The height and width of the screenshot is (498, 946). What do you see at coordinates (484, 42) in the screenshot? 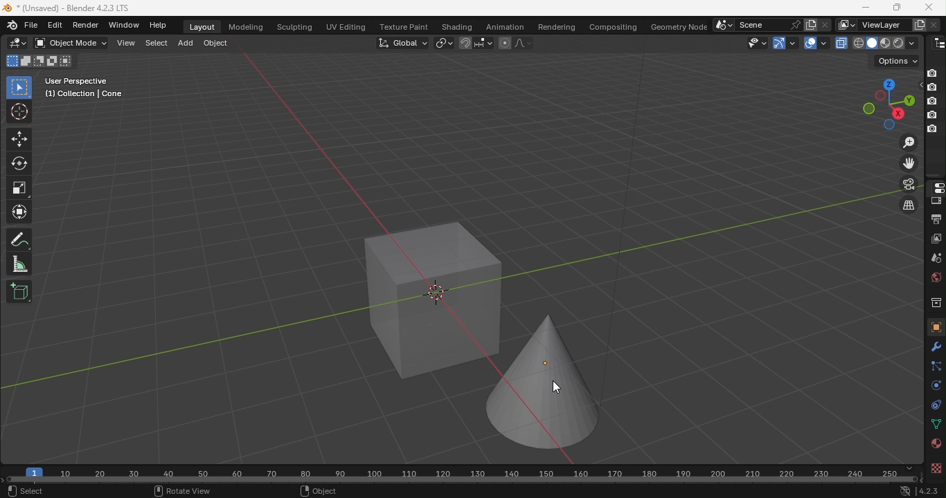
I see `Snapping` at bounding box center [484, 42].